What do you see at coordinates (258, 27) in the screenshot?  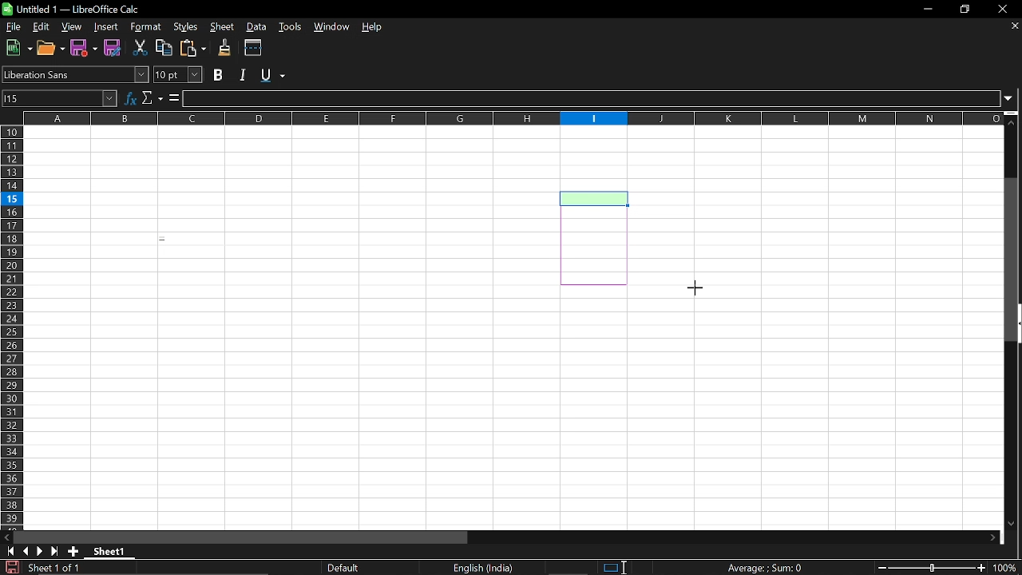 I see `Data` at bounding box center [258, 27].